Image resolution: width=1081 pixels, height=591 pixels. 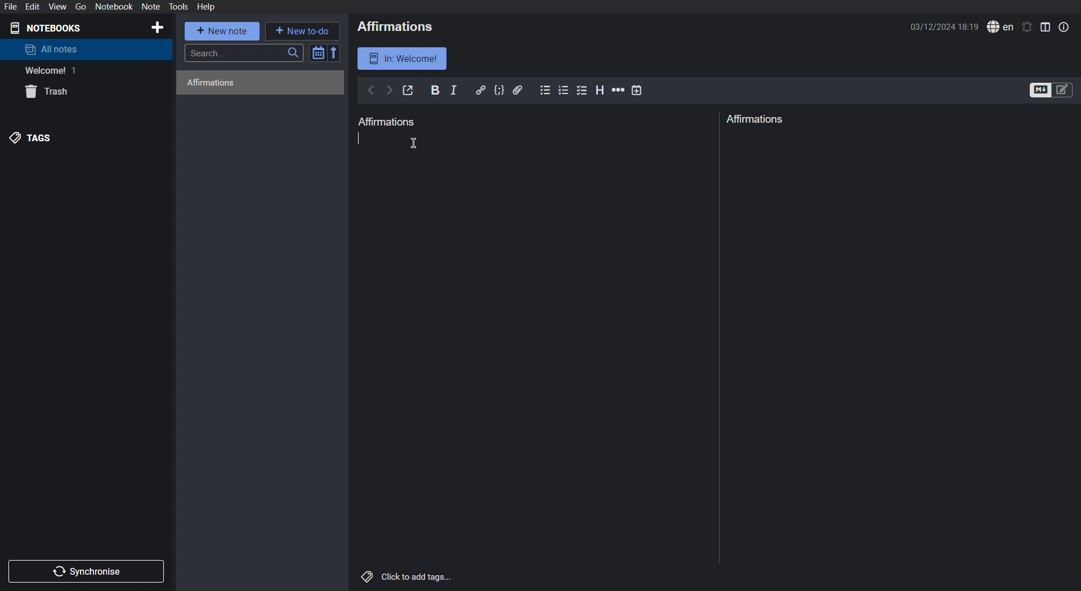 What do you see at coordinates (583, 90) in the screenshot?
I see `Checklist` at bounding box center [583, 90].